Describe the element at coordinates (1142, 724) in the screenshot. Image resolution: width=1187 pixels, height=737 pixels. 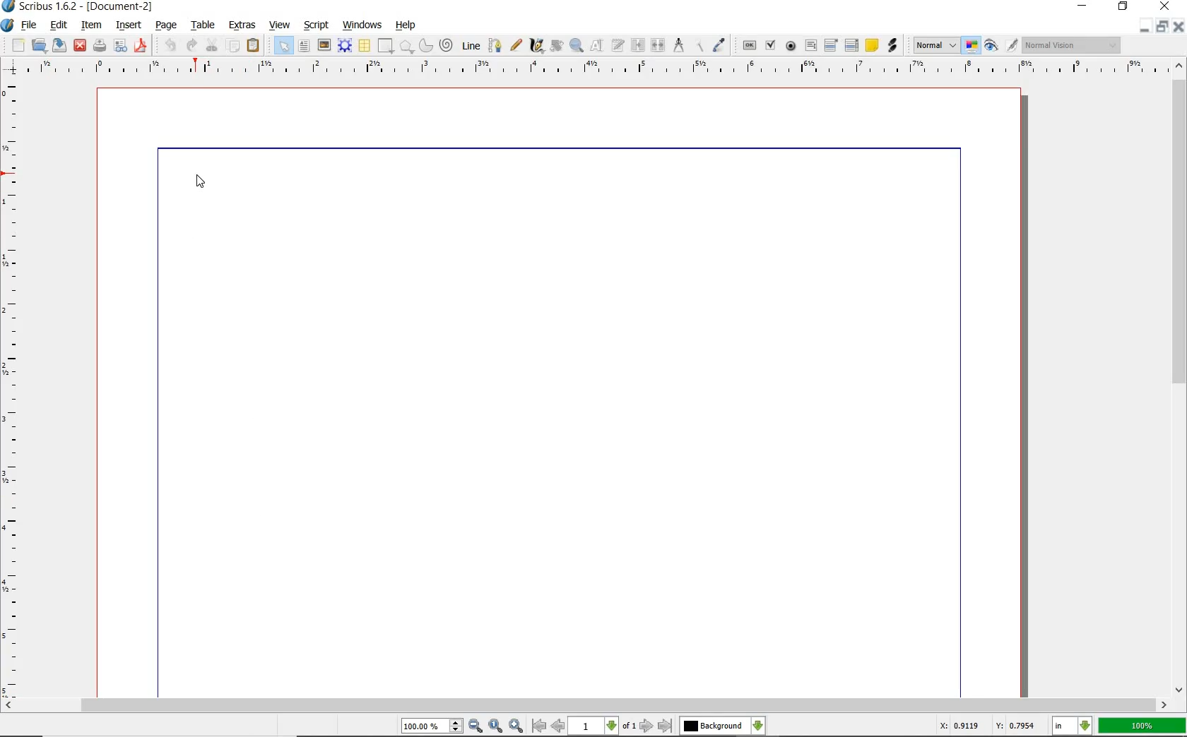
I see `100%` at that location.